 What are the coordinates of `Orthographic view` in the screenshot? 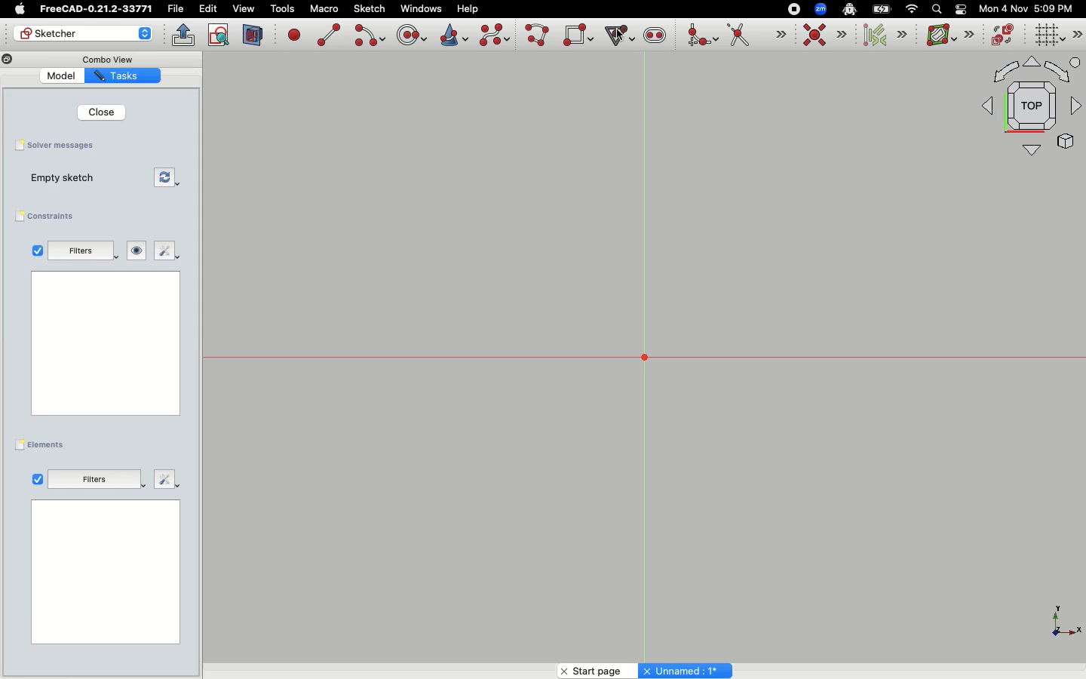 It's located at (1029, 107).